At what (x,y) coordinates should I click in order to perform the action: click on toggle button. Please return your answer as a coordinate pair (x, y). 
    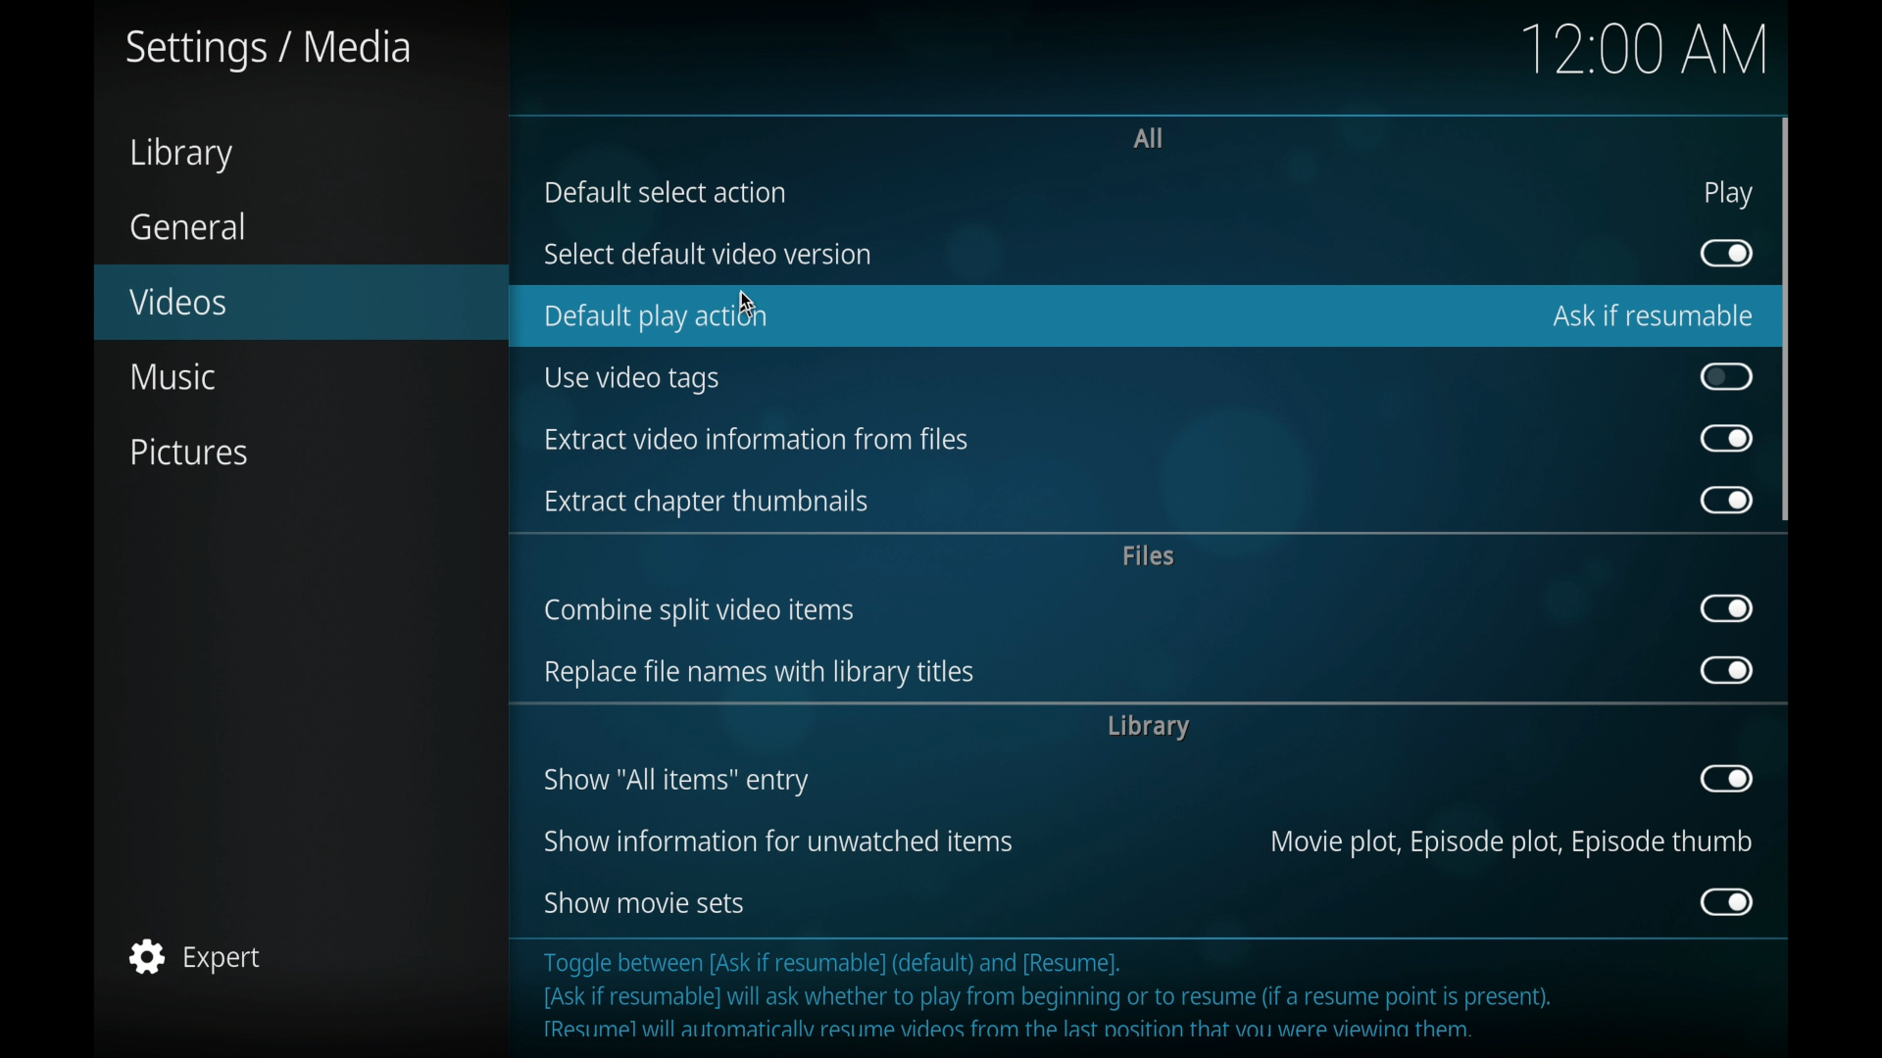
    Looking at the image, I should click on (1728, 778).